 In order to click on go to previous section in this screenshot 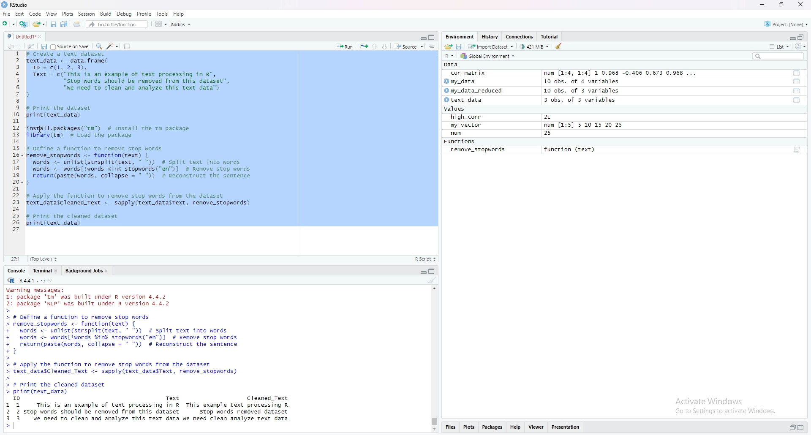, I will do `click(376, 46)`.